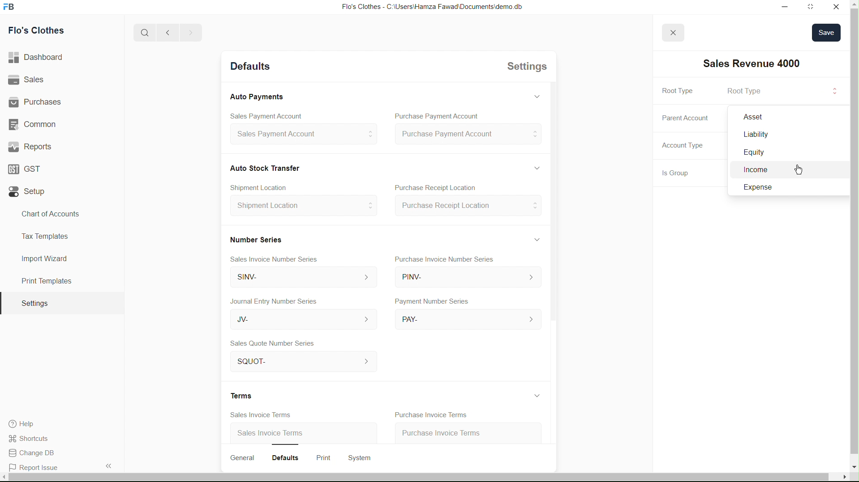 Image resolution: width=859 pixels, height=482 pixels. Describe the element at coordinates (28, 80) in the screenshot. I see `Sales` at that location.